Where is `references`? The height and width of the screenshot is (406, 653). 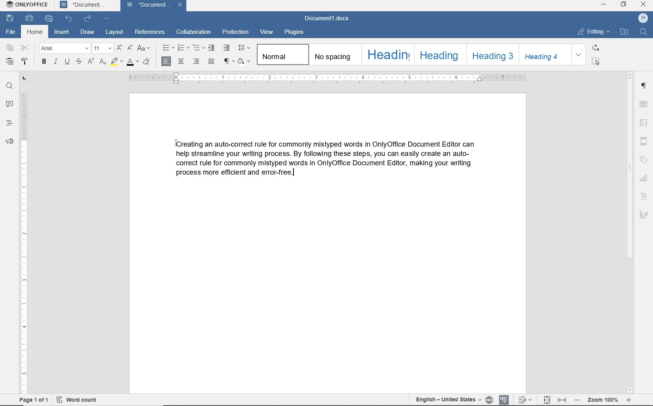
references is located at coordinates (148, 32).